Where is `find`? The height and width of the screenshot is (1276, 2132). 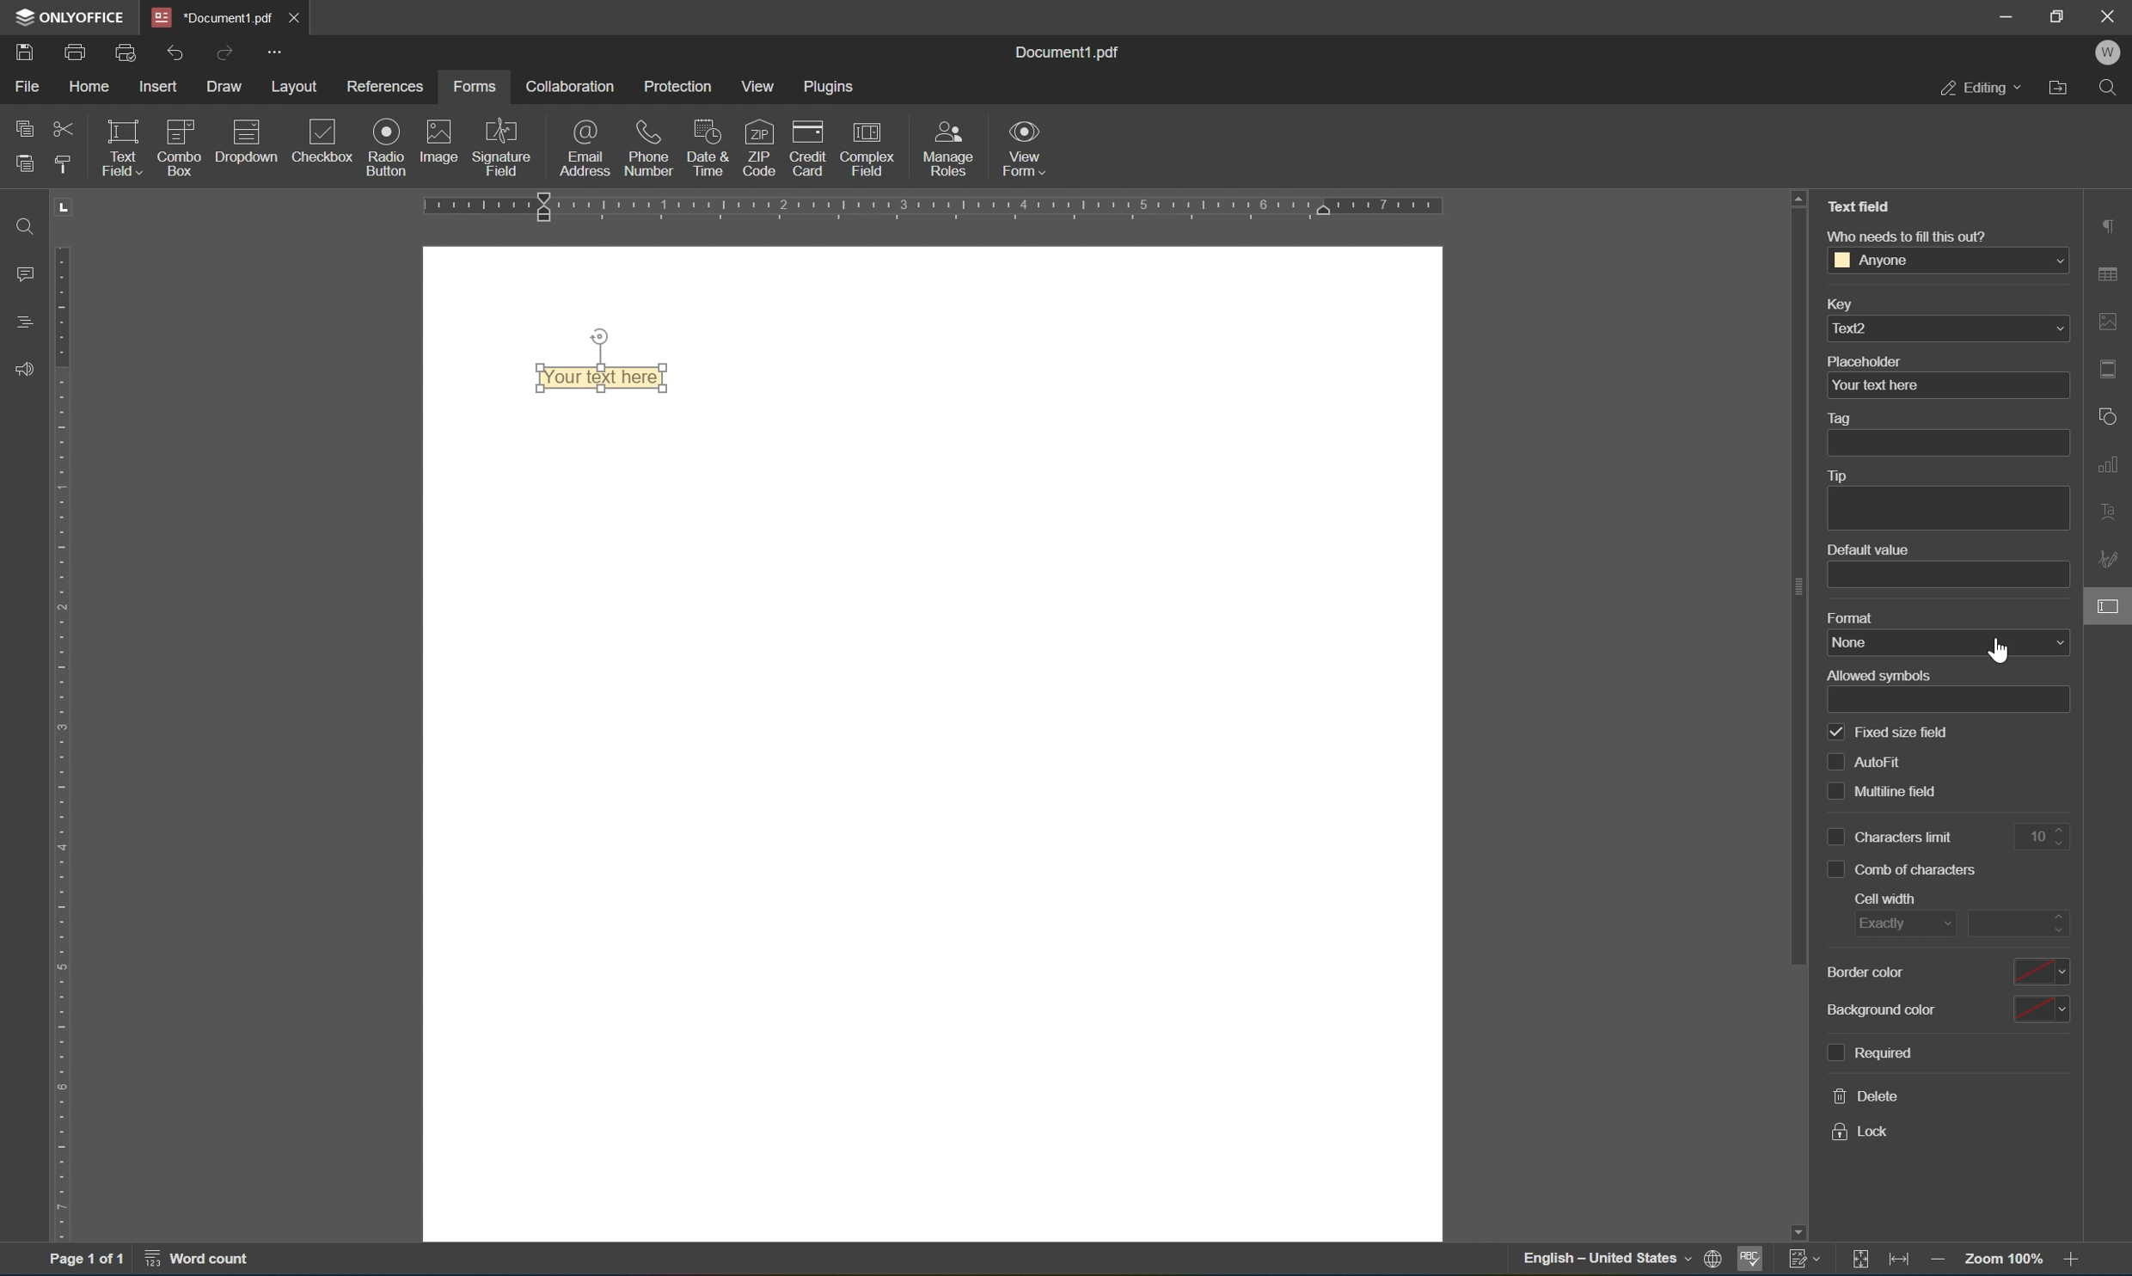 find is located at coordinates (2111, 89).